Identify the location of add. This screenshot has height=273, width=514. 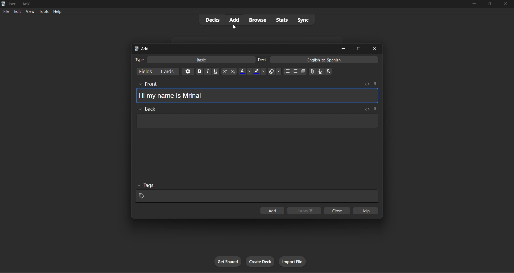
(273, 210).